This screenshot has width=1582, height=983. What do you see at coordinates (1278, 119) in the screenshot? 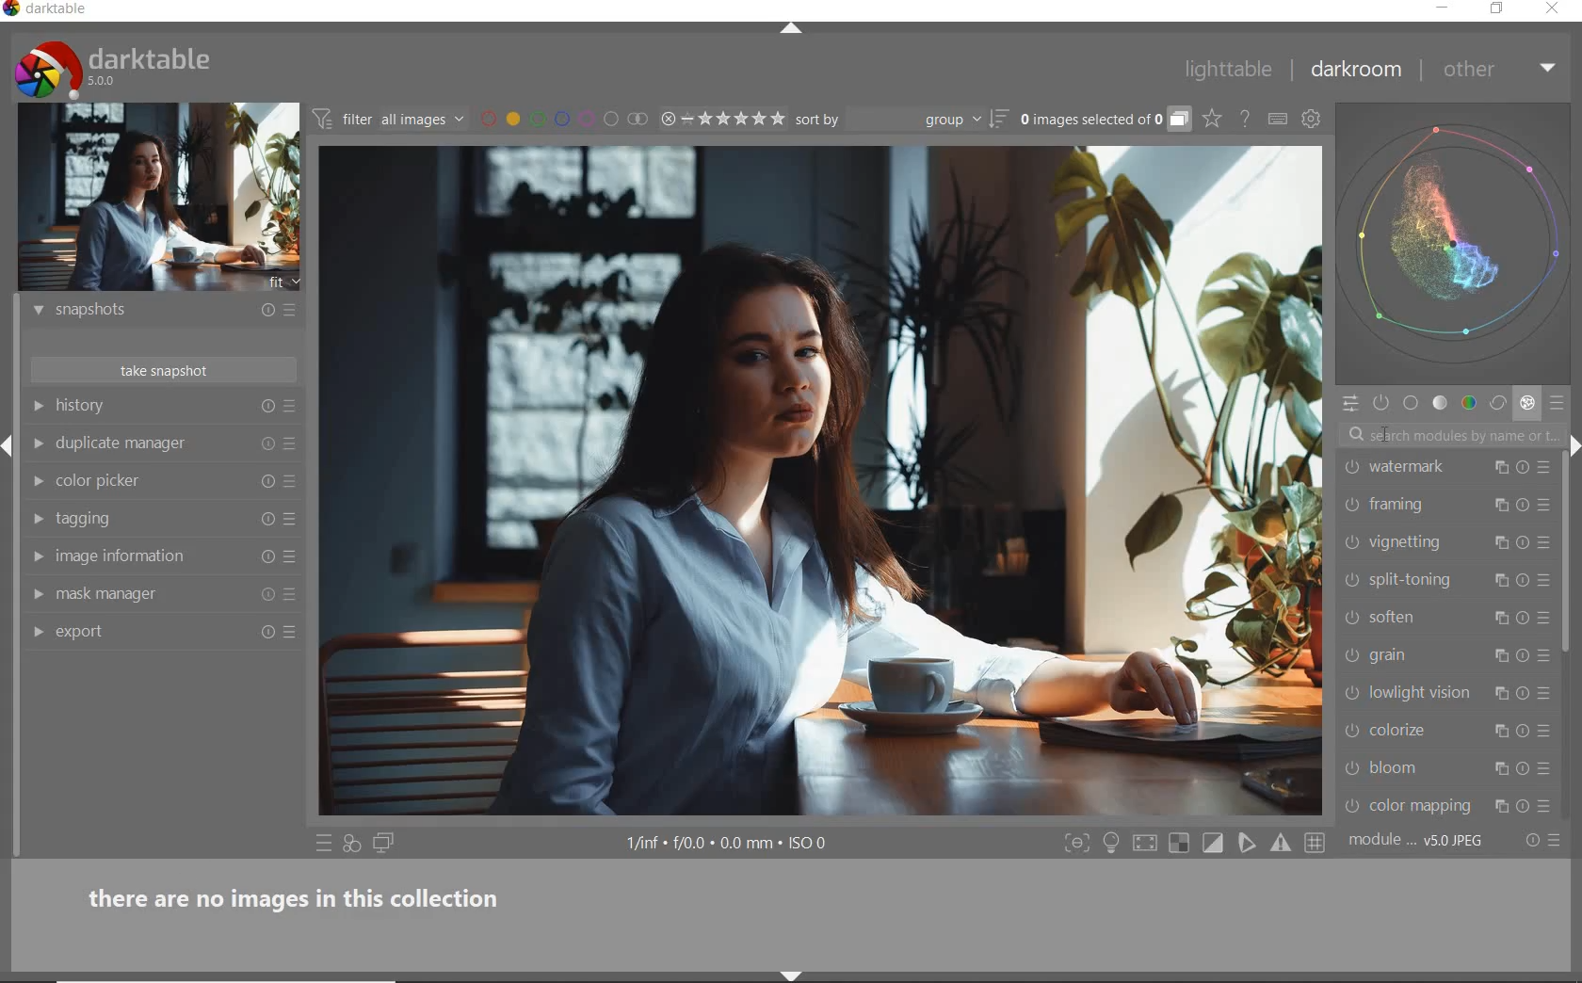
I see `set keyboard shortcuts` at bounding box center [1278, 119].